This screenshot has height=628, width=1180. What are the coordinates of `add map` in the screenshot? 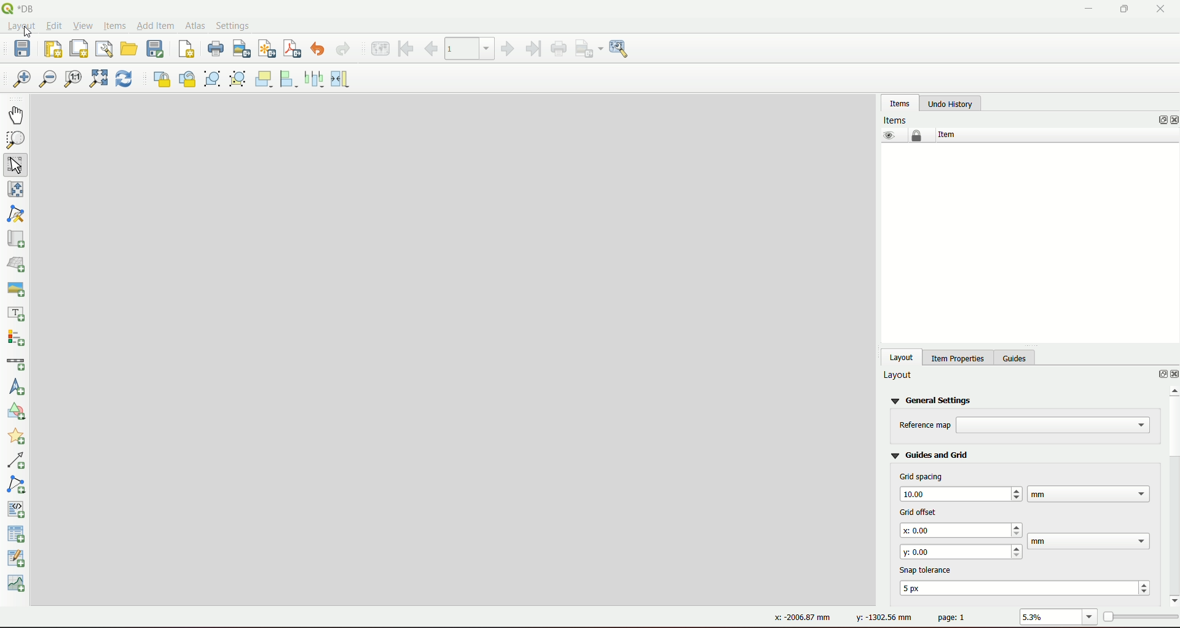 It's located at (16, 239).